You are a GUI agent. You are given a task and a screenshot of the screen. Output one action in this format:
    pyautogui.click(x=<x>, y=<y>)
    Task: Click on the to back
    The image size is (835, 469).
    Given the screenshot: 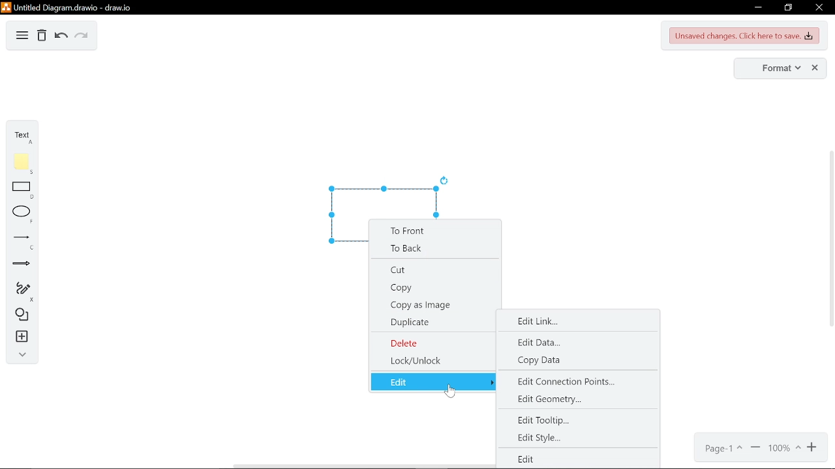 What is the action you would take?
    pyautogui.click(x=434, y=249)
    